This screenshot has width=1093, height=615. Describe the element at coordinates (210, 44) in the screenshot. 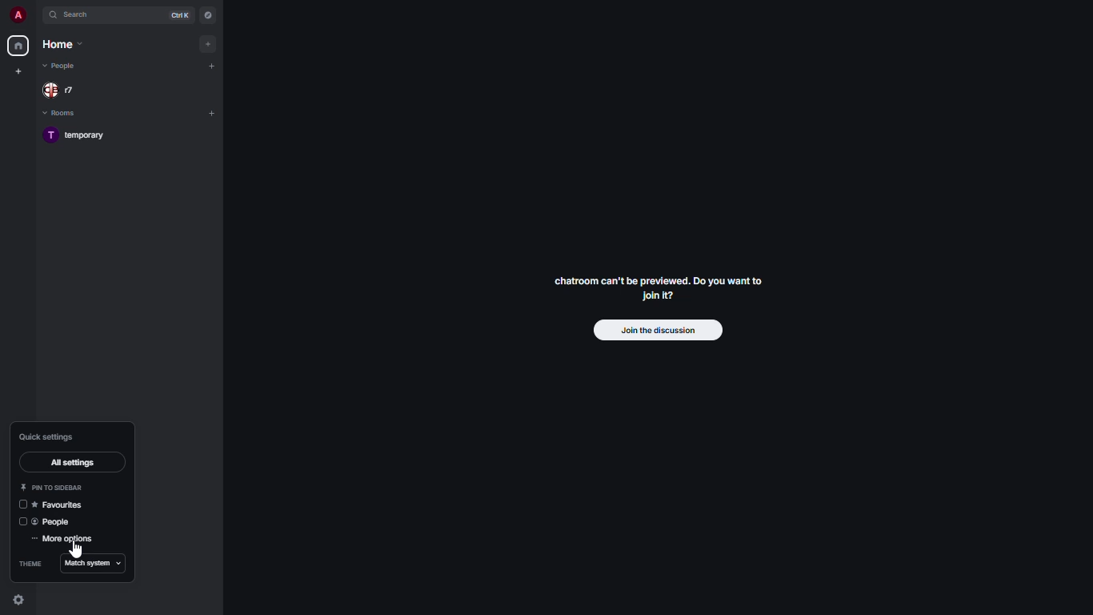

I see `add` at that location.